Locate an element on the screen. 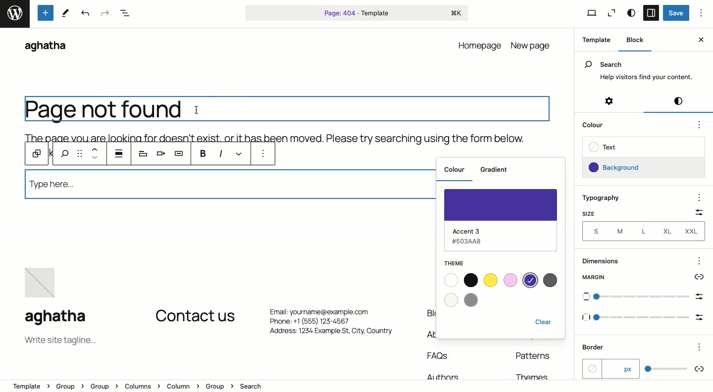  Help visitors find your content. is located at coordinates (646, 78).